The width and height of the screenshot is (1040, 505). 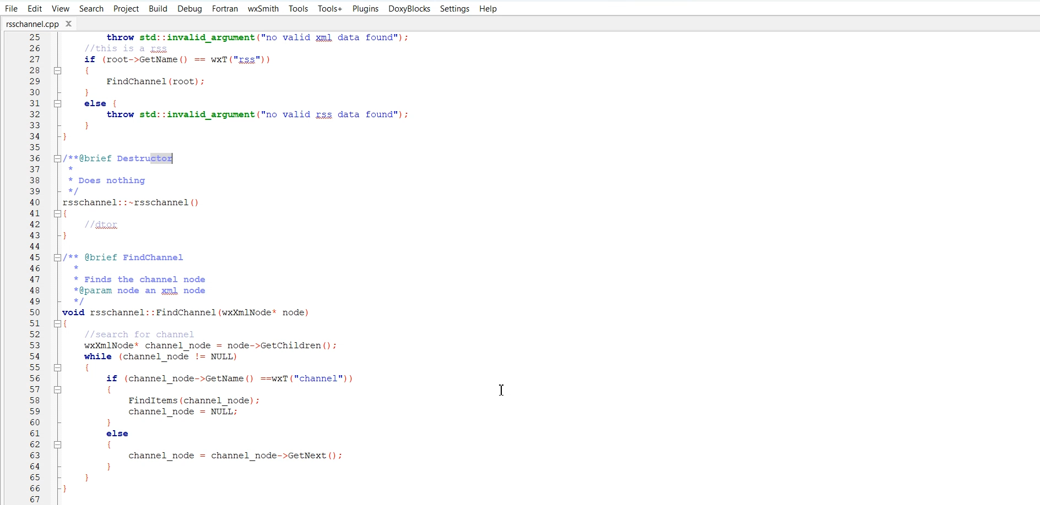 I want to click on Tools, so click(x=299, y=9).